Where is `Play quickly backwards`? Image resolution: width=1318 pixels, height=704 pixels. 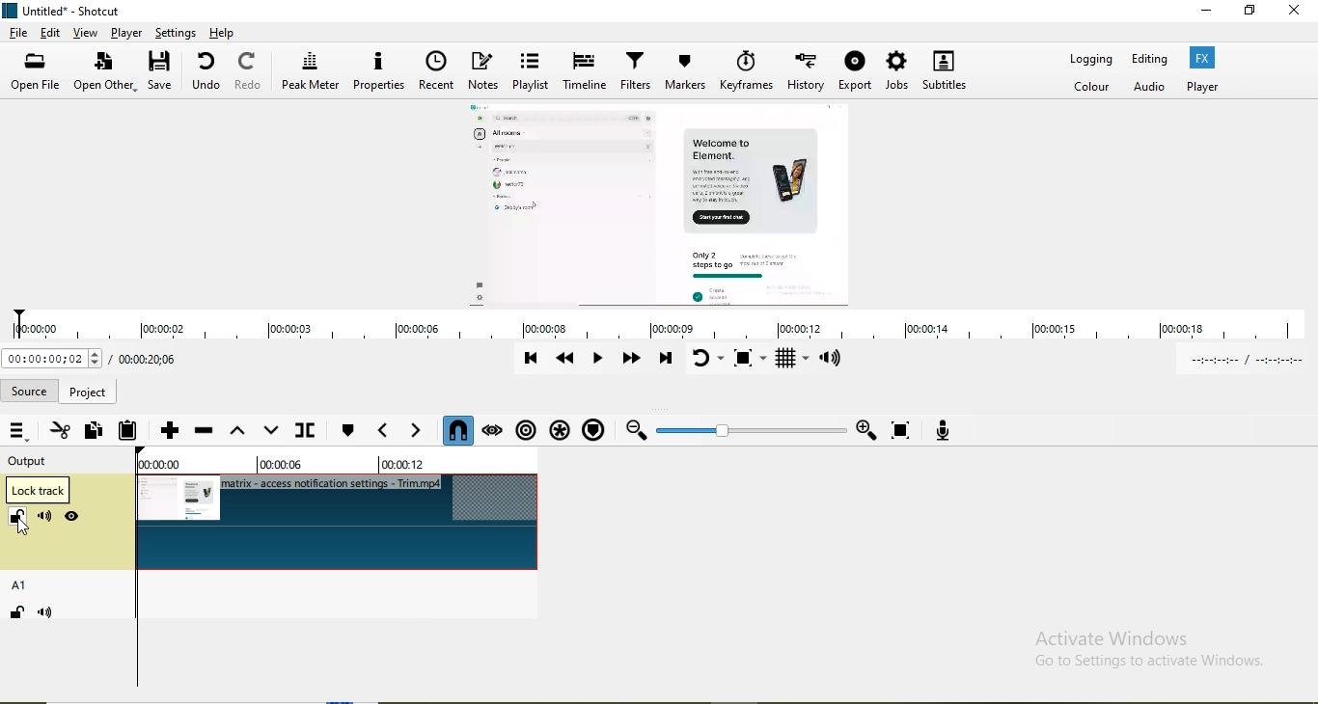 Play quickly backwards is located at coordinates (568, 365).